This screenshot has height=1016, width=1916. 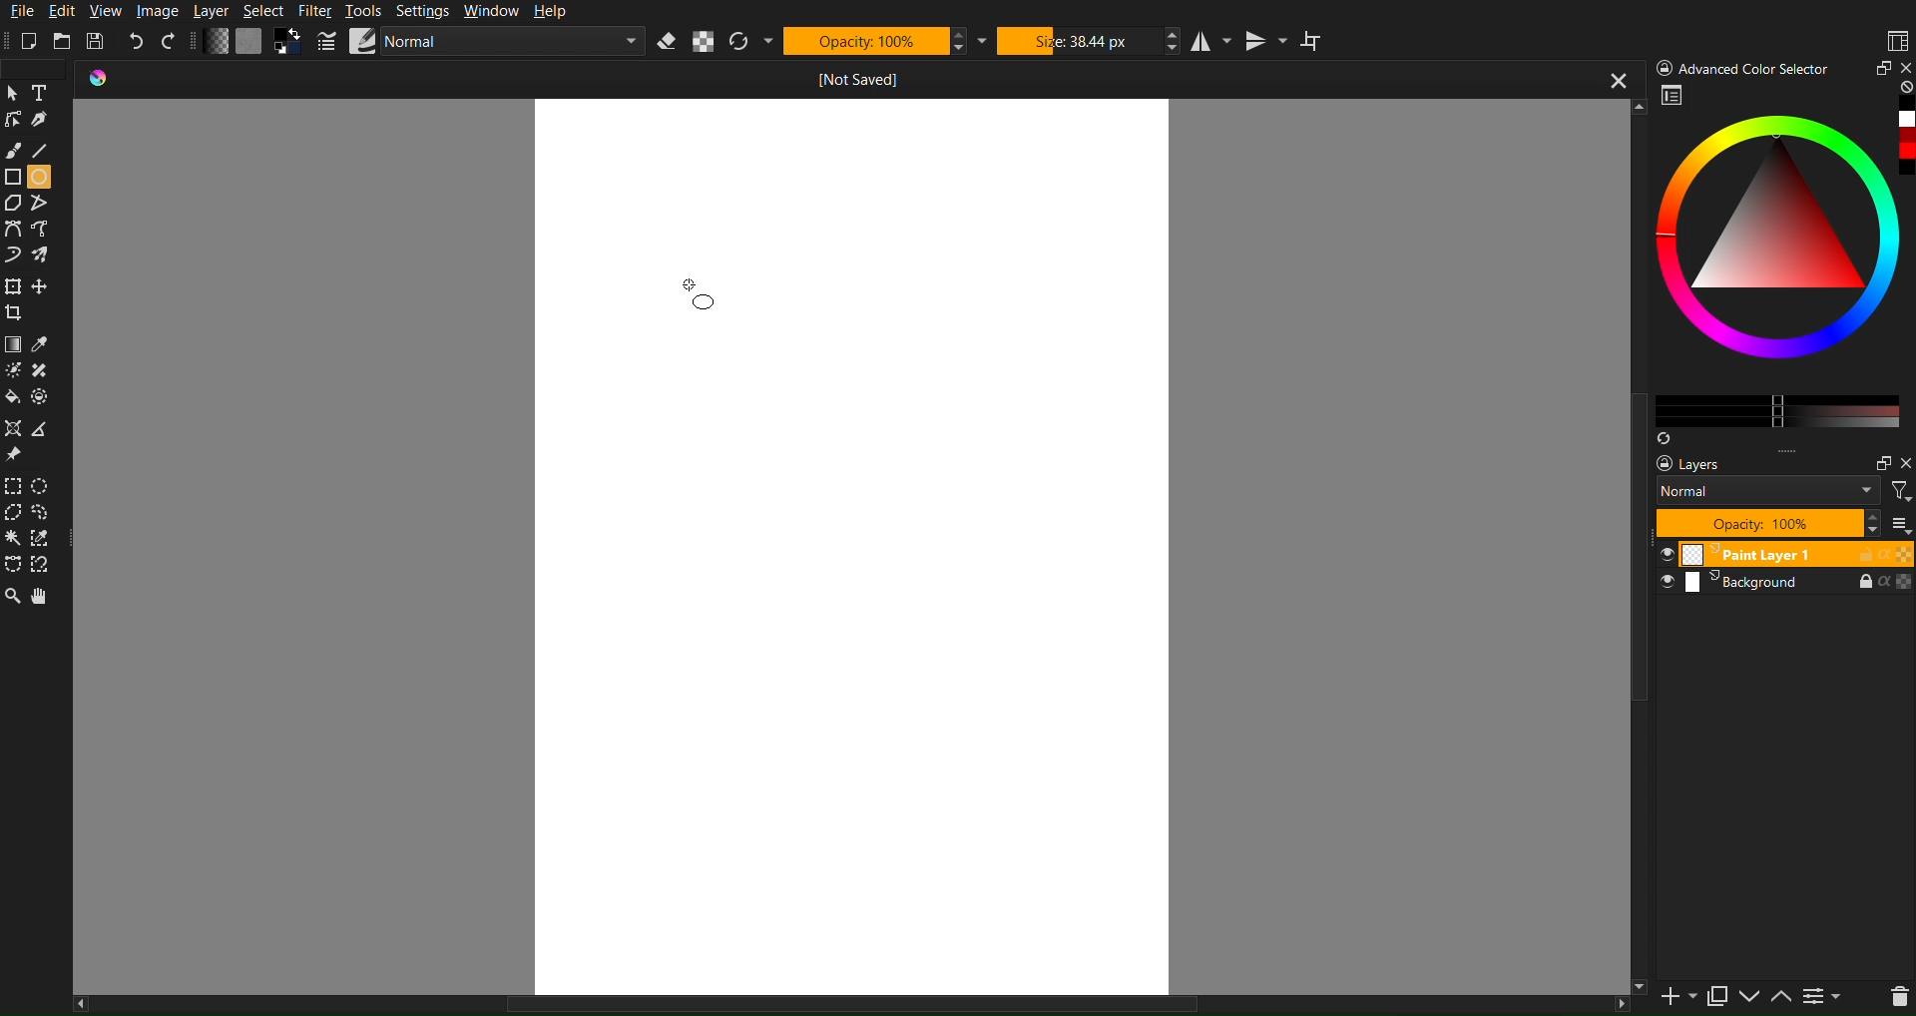 I want to click on Filter, so click(x=318, y=11).